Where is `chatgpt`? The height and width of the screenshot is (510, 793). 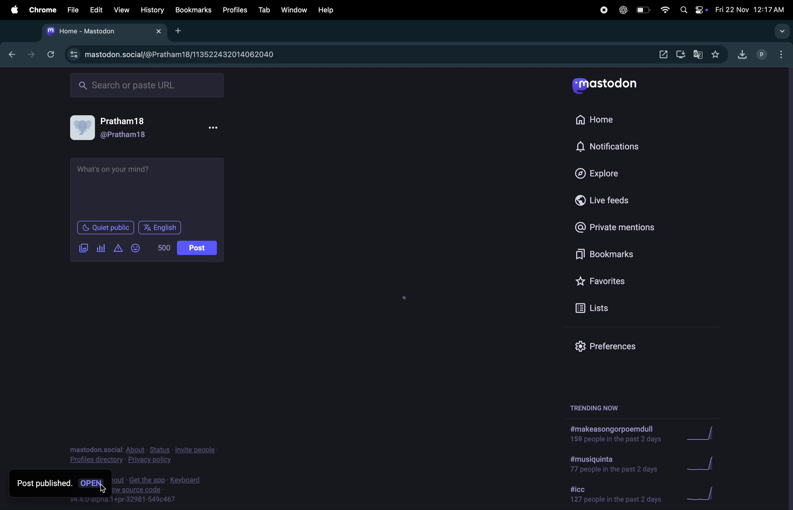 chatgpt is located at coordinates (623, 10).